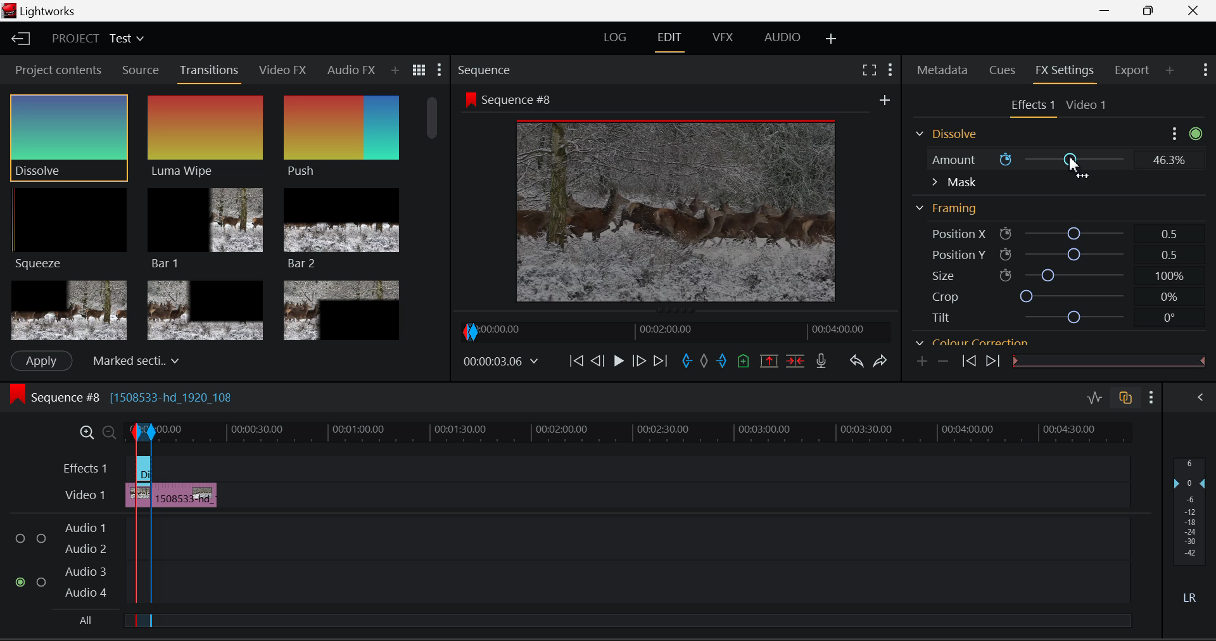  I want to click on Remove all marks, so click(704, 363).